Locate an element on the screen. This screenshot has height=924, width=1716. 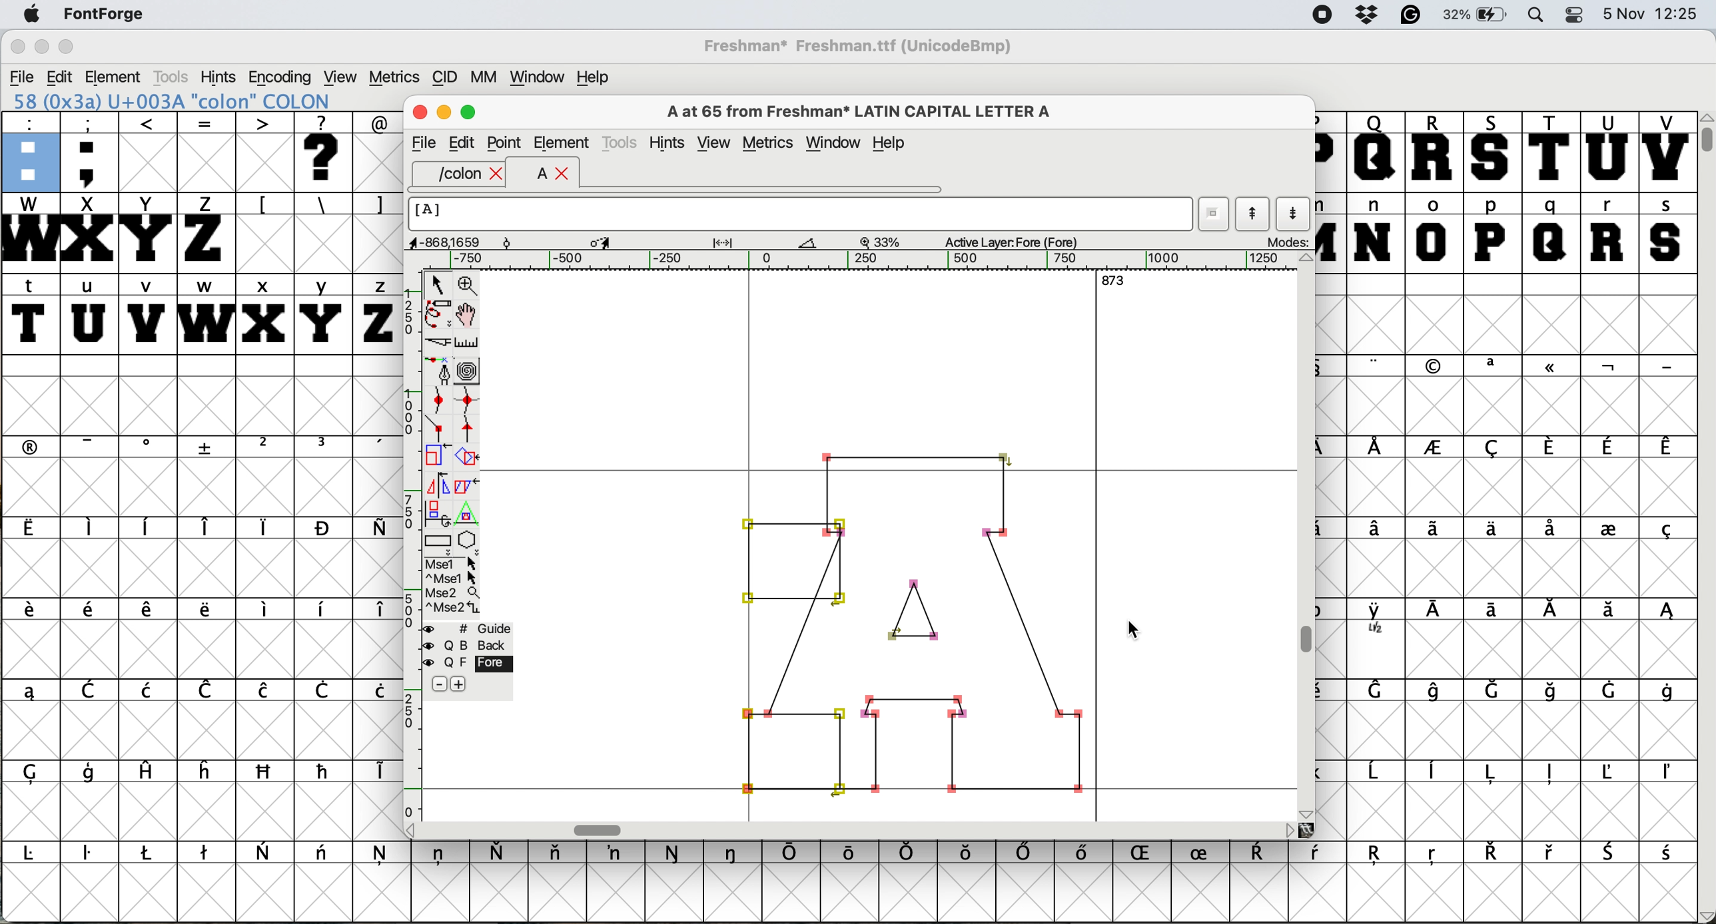
symbol is located at coordinates (1378, 857).